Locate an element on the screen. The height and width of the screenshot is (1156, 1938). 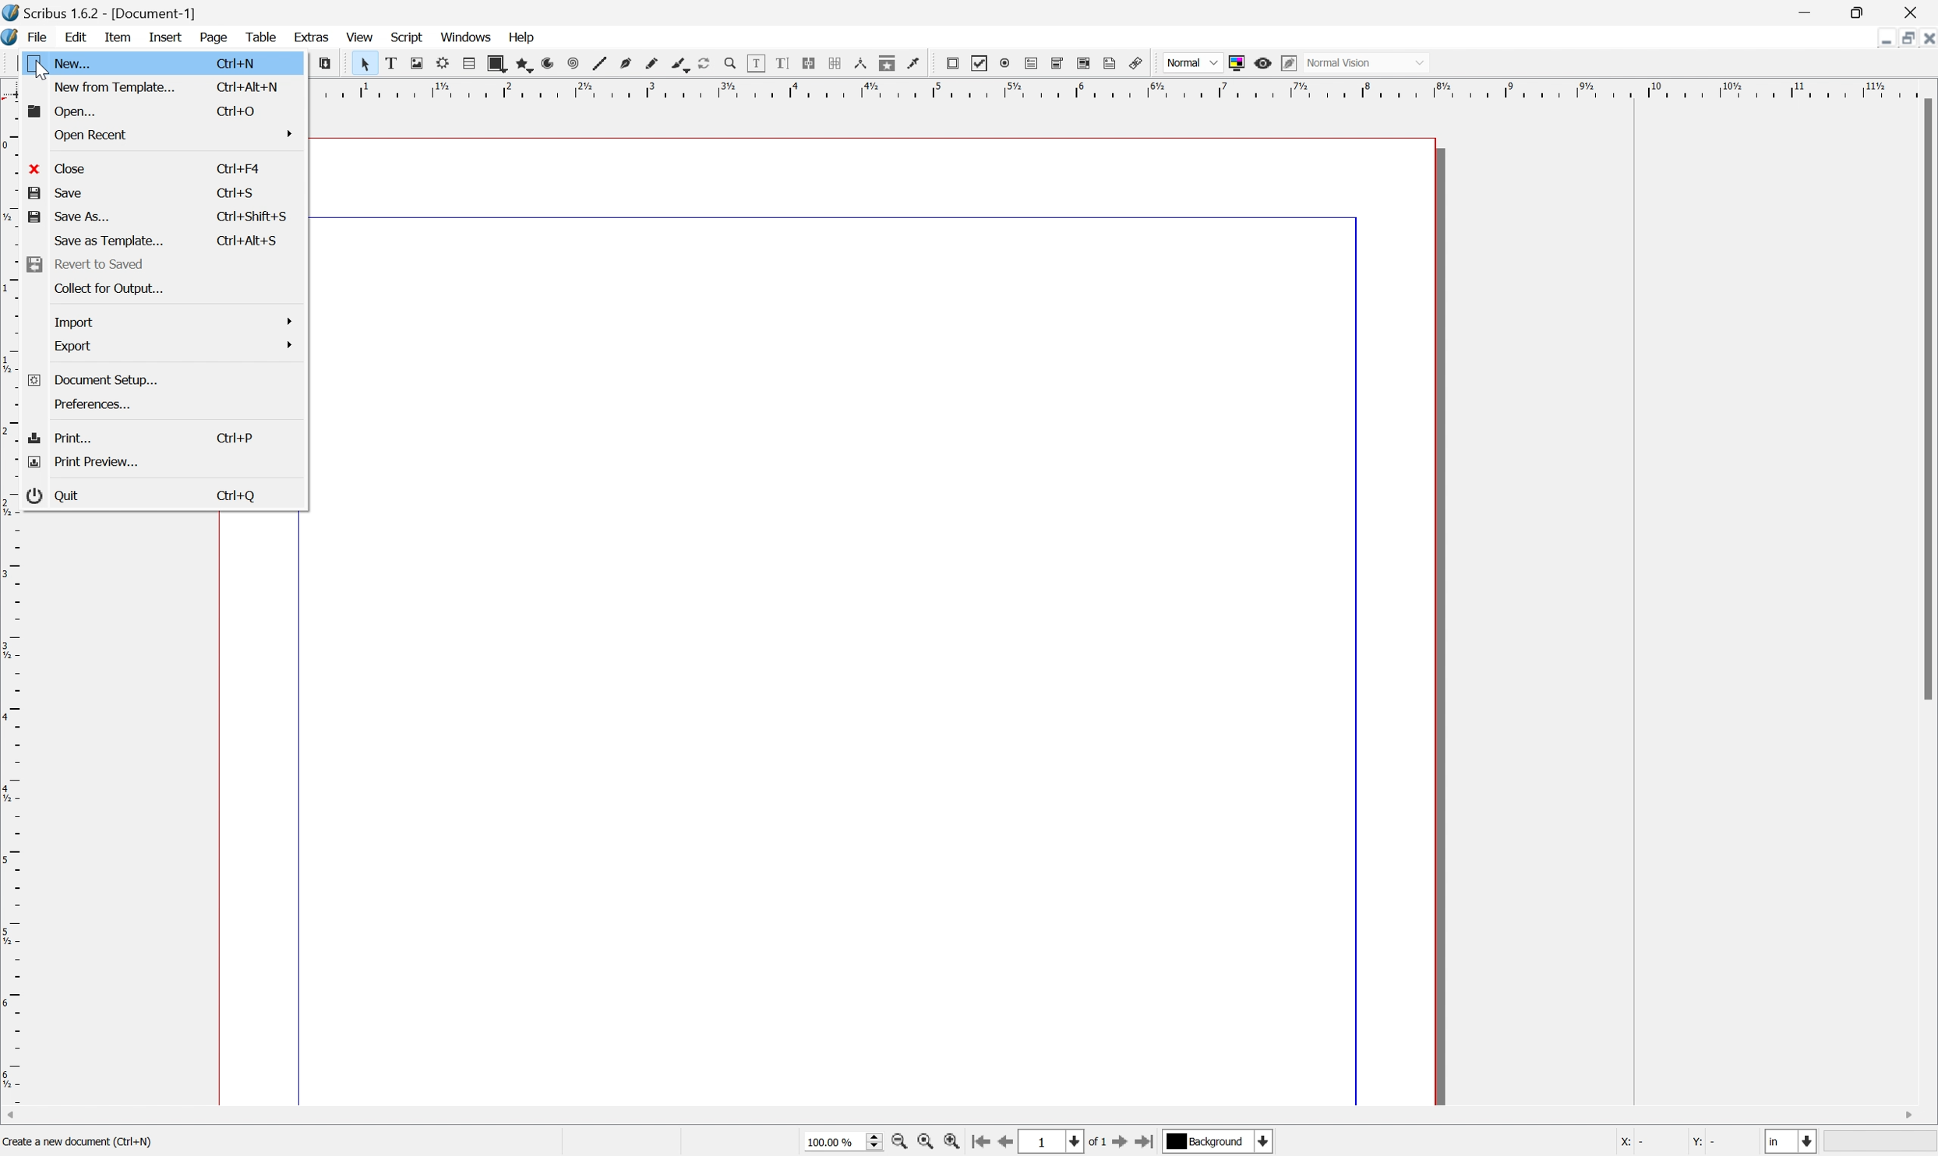
ctrlshift+s is located at coordinates (252, 214).